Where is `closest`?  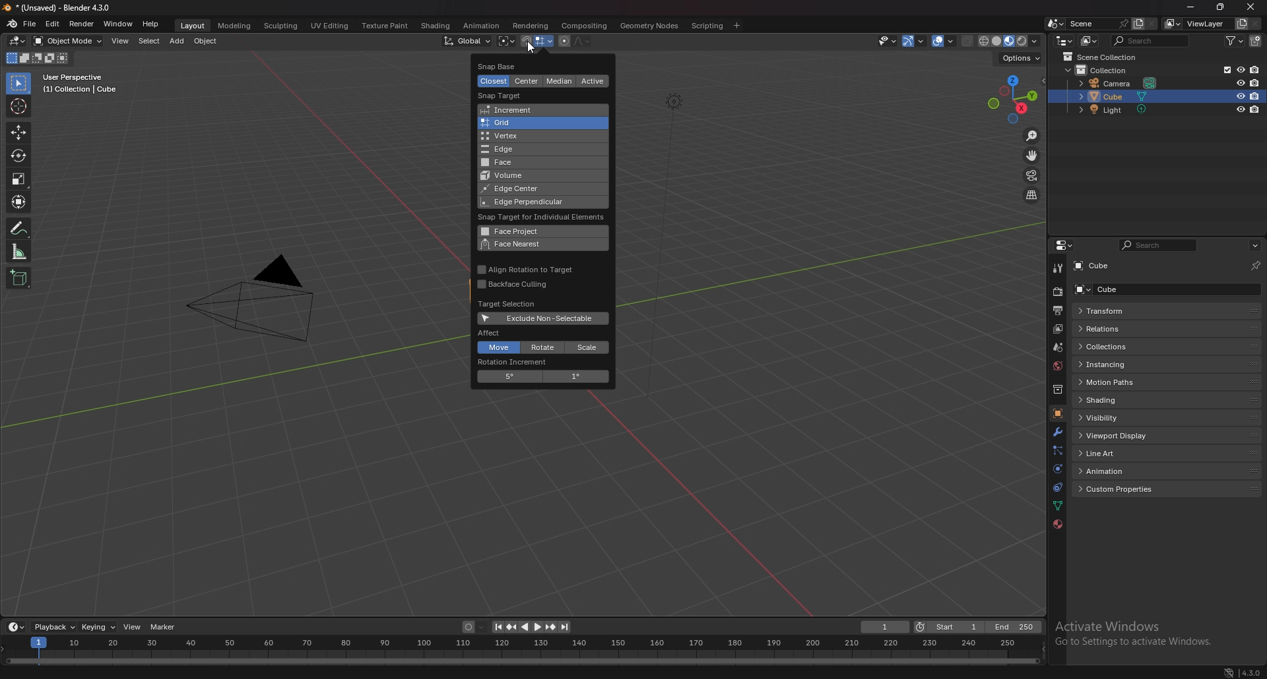 closest is located at coordinates (495, 81).